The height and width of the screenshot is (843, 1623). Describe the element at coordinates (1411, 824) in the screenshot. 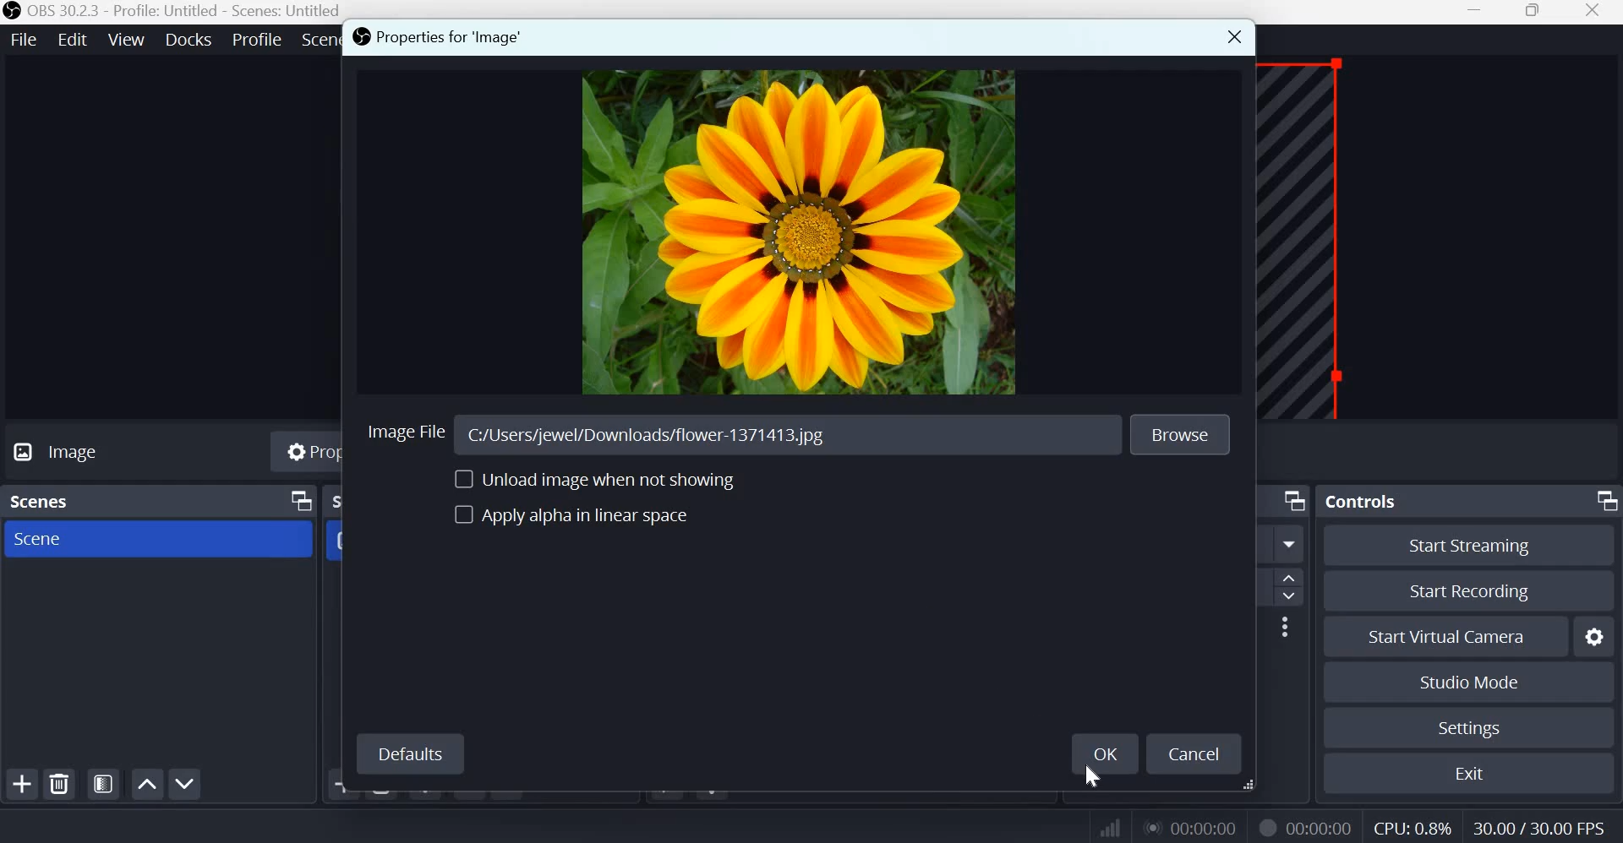

I see `CPU: 0.8%` at that location.